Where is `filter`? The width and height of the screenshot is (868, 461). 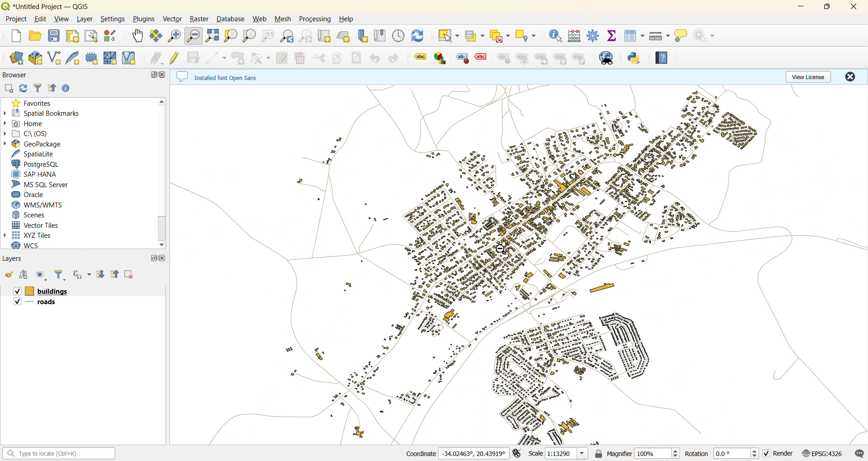 filter is located at coordinates (60, 274).